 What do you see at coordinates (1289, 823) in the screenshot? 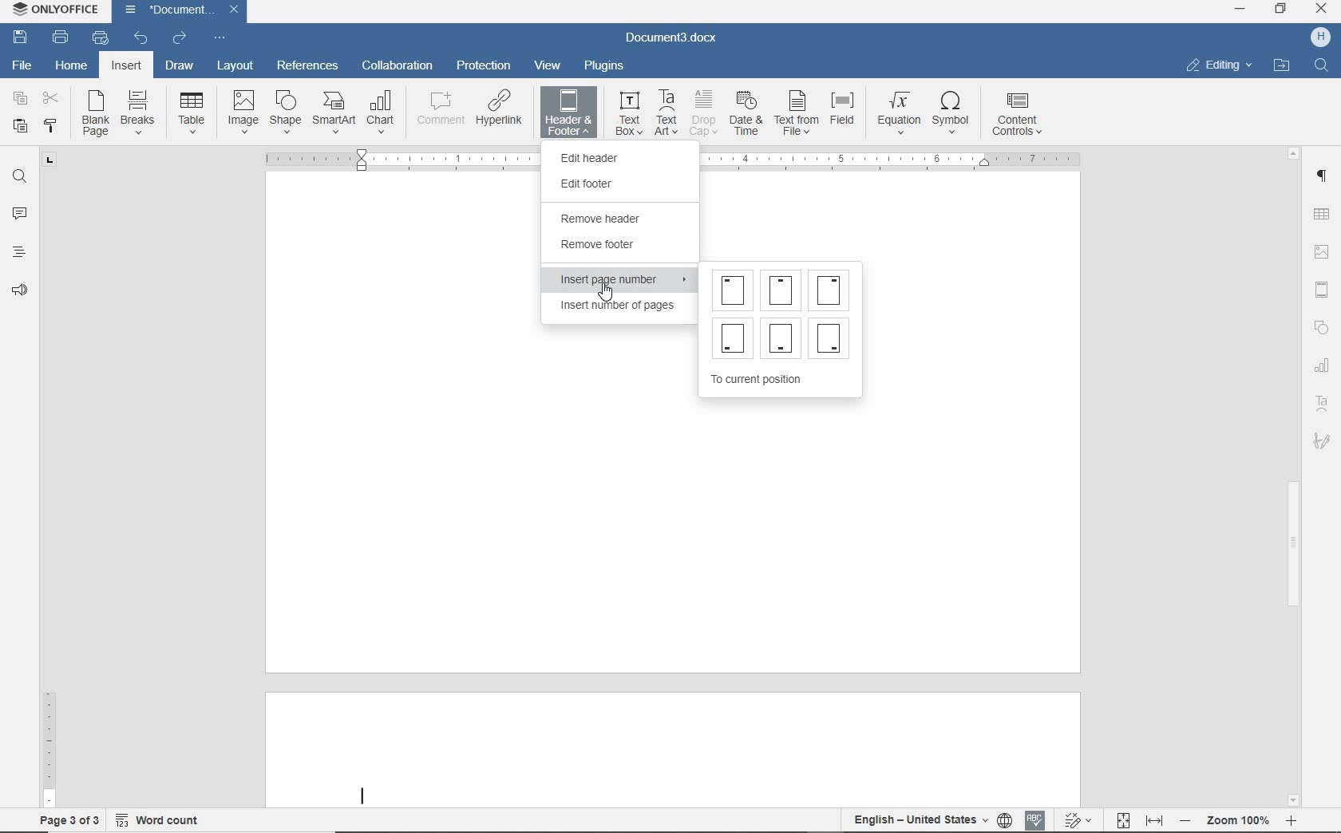
I see `Zoom In` at bounding box center [1289, 823].